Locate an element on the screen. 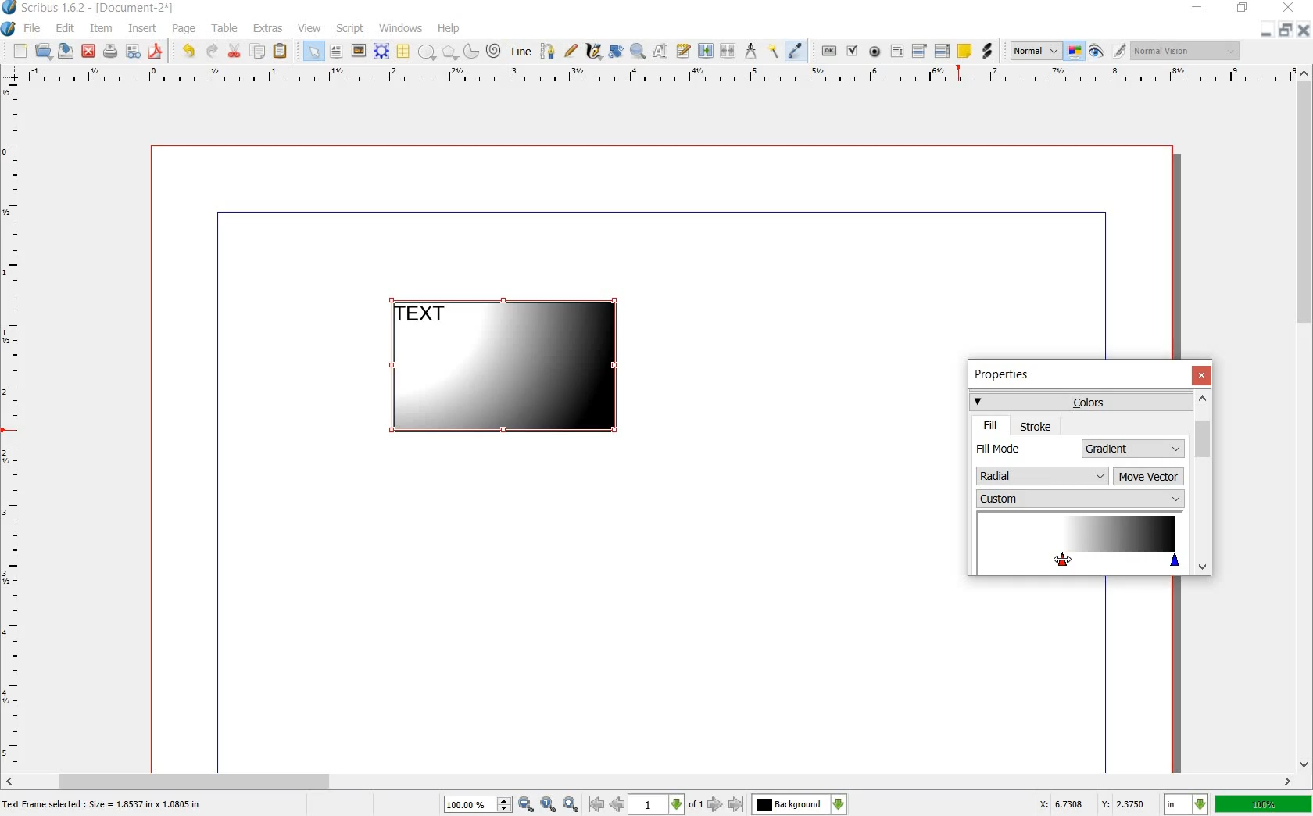  zoom in is located at coordinates (571, 804).